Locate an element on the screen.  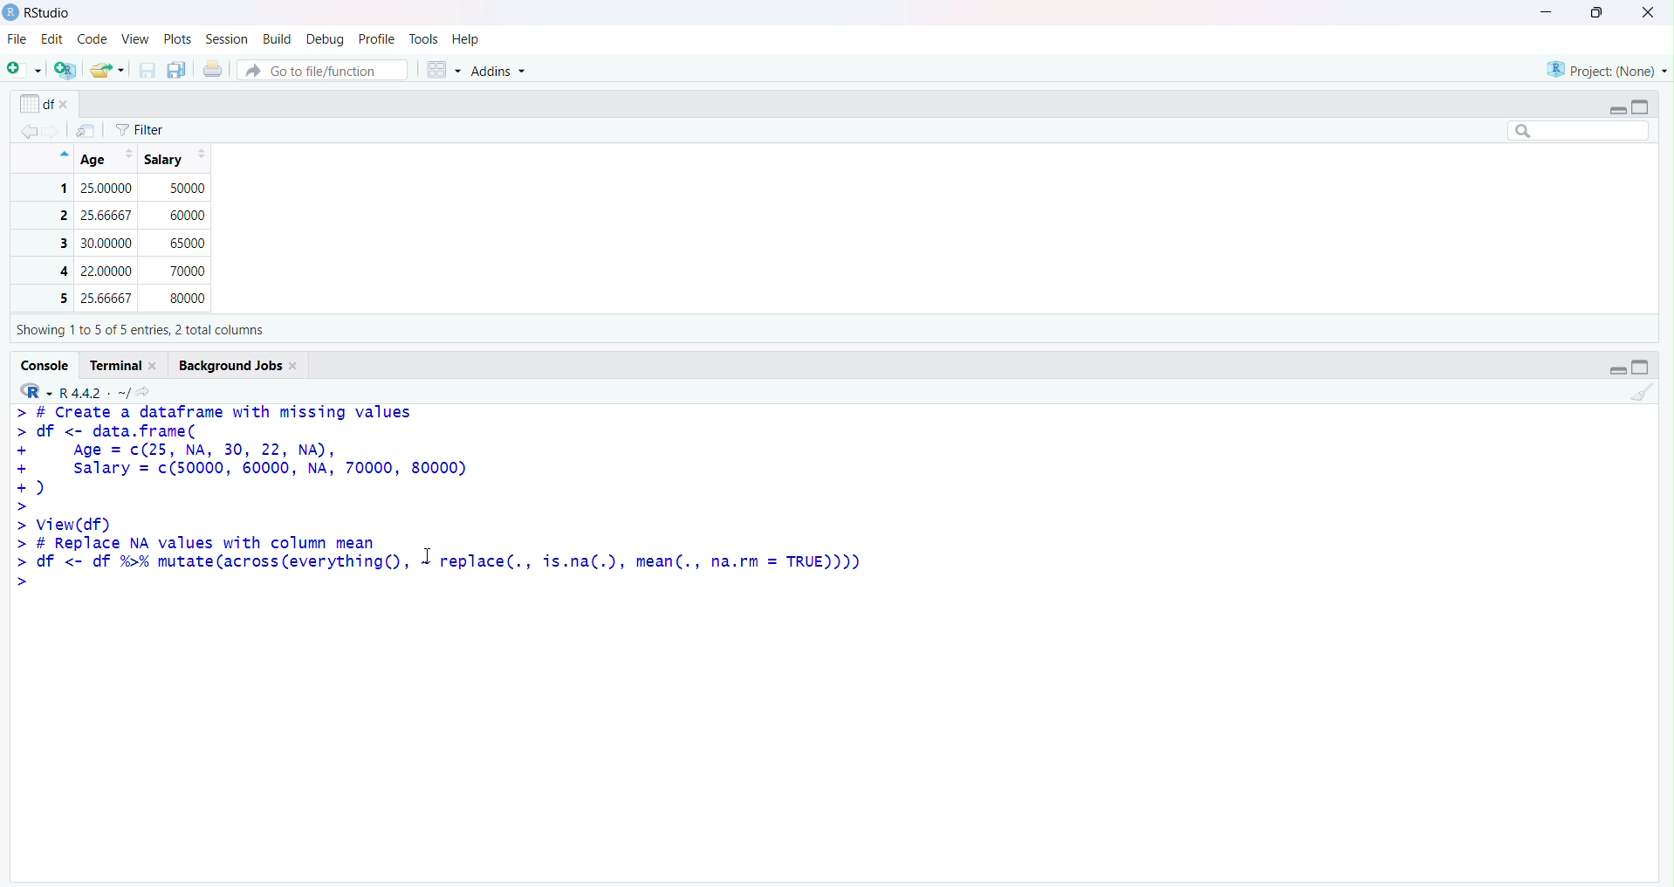
Print the current file is located at coordinates (213, 67).